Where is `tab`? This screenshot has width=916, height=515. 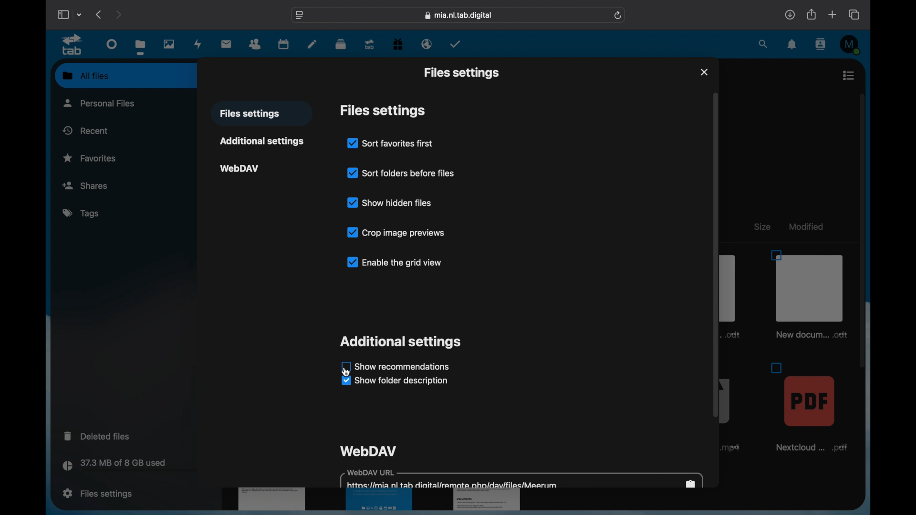 tab is located at coordinates (370, 45).